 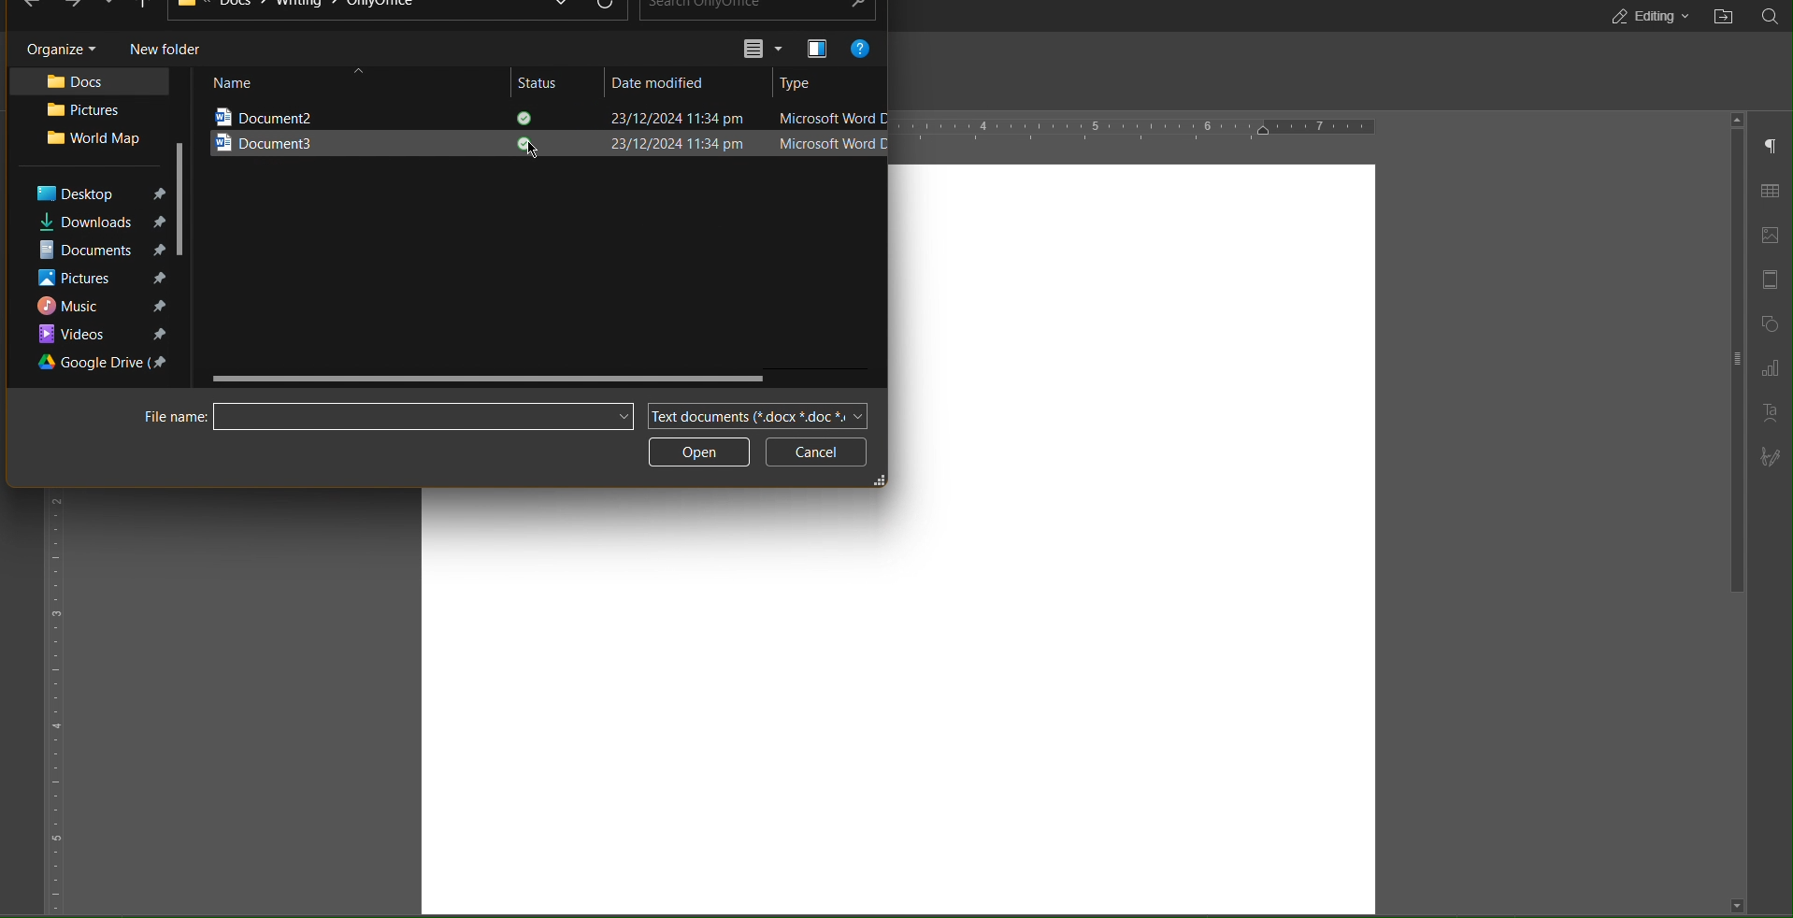 What do you see at coordinates (94, 140) in the screenshot?
I see `World Map` at bounding box center [94, 140].